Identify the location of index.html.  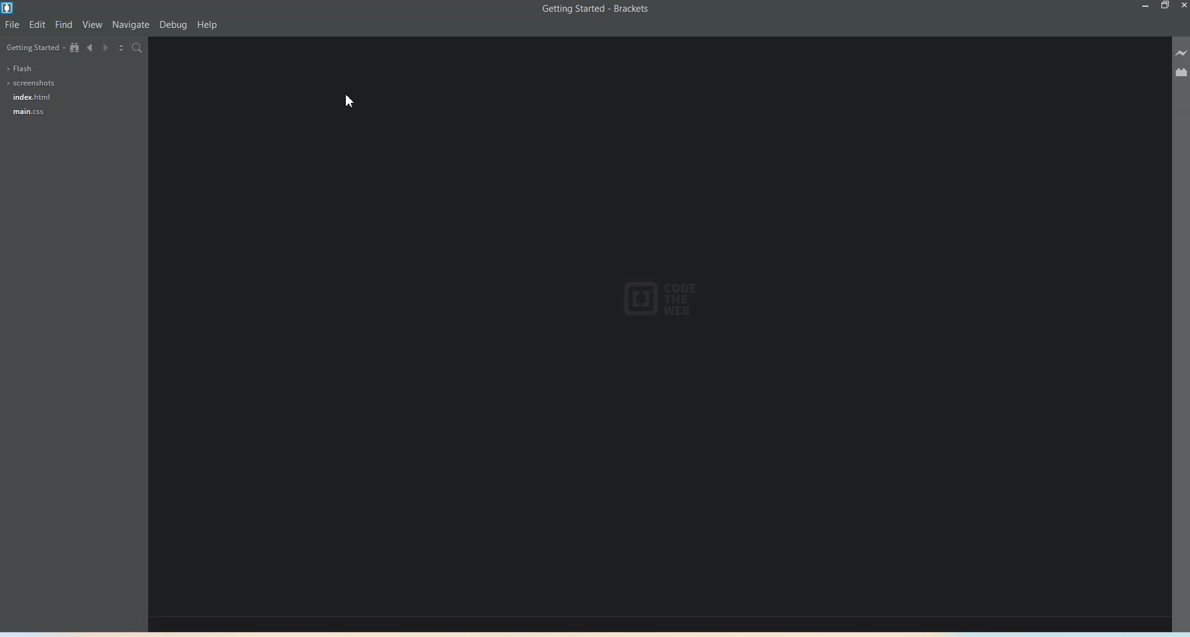
(29, 97).